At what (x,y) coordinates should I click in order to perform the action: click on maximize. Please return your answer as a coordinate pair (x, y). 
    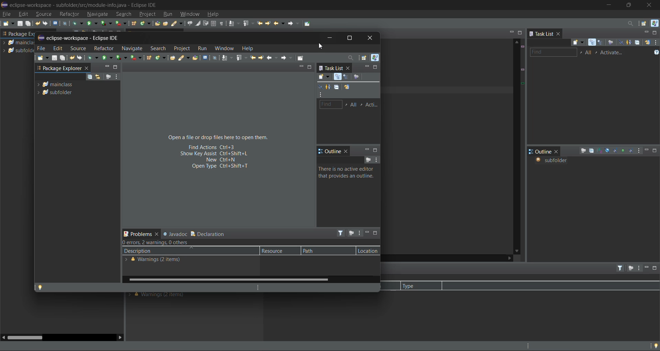
    Looking at the image, I should click on (655, 150).